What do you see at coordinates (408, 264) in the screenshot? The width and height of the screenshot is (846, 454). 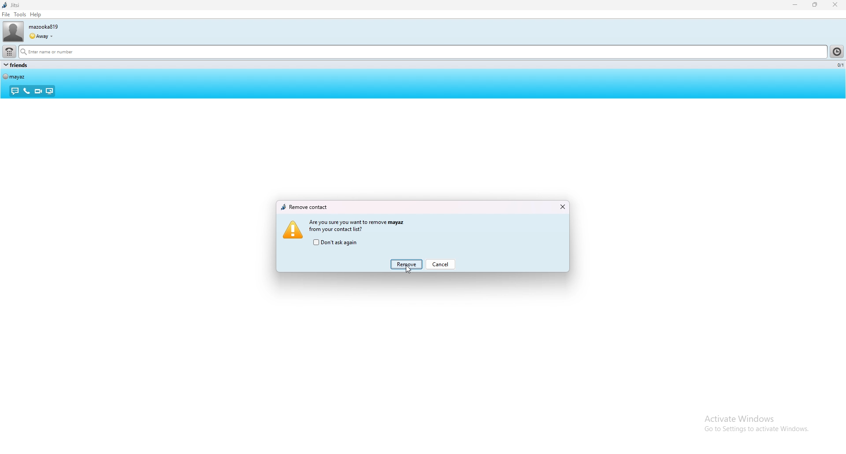 I see `remove` at bounding box center [408, 264].